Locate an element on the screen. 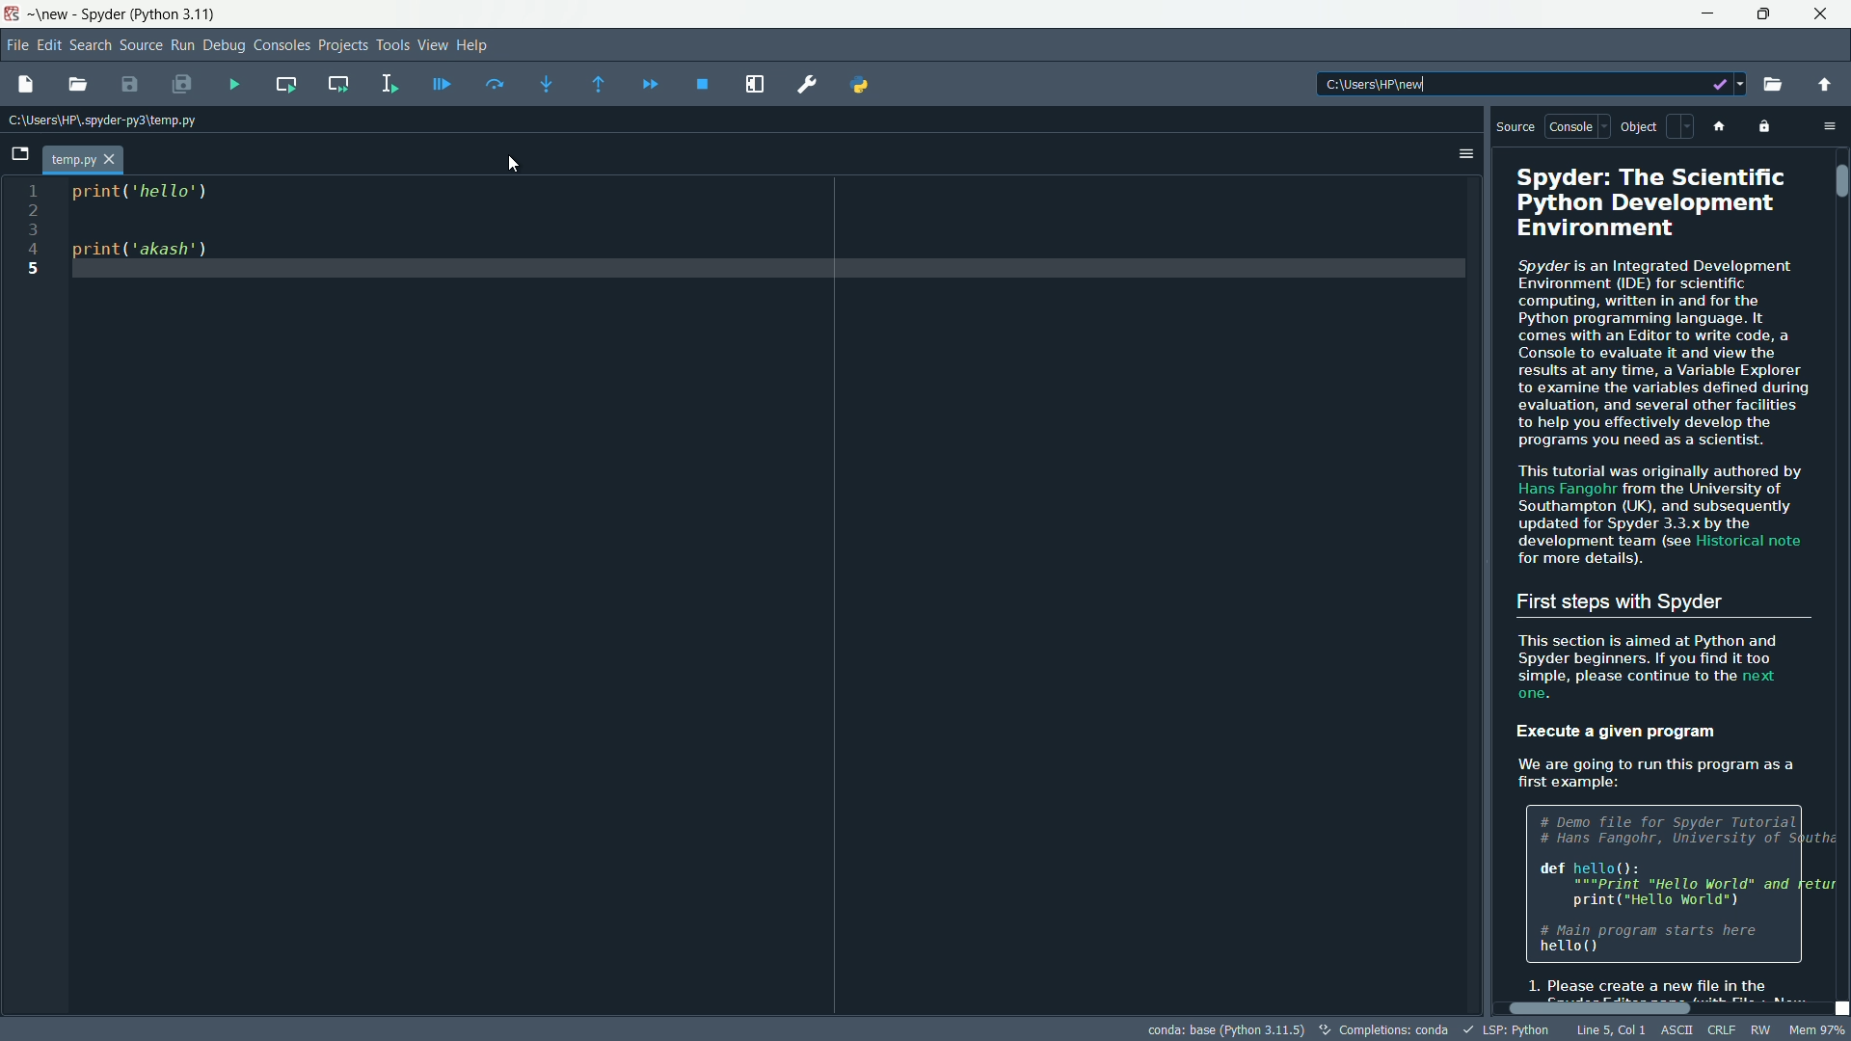  line number is located at coordinates (29, 230).